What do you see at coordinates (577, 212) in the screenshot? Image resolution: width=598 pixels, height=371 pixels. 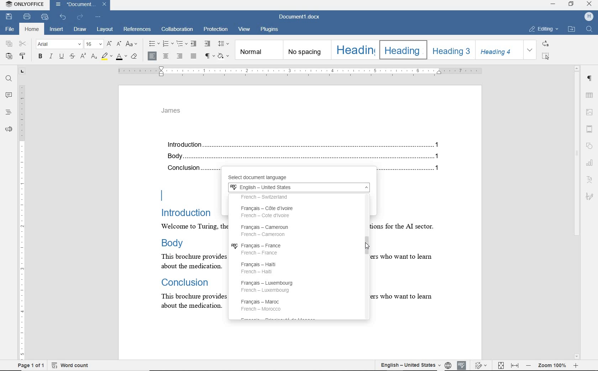 I see `scrollbar` at bounding box center [577, 212].